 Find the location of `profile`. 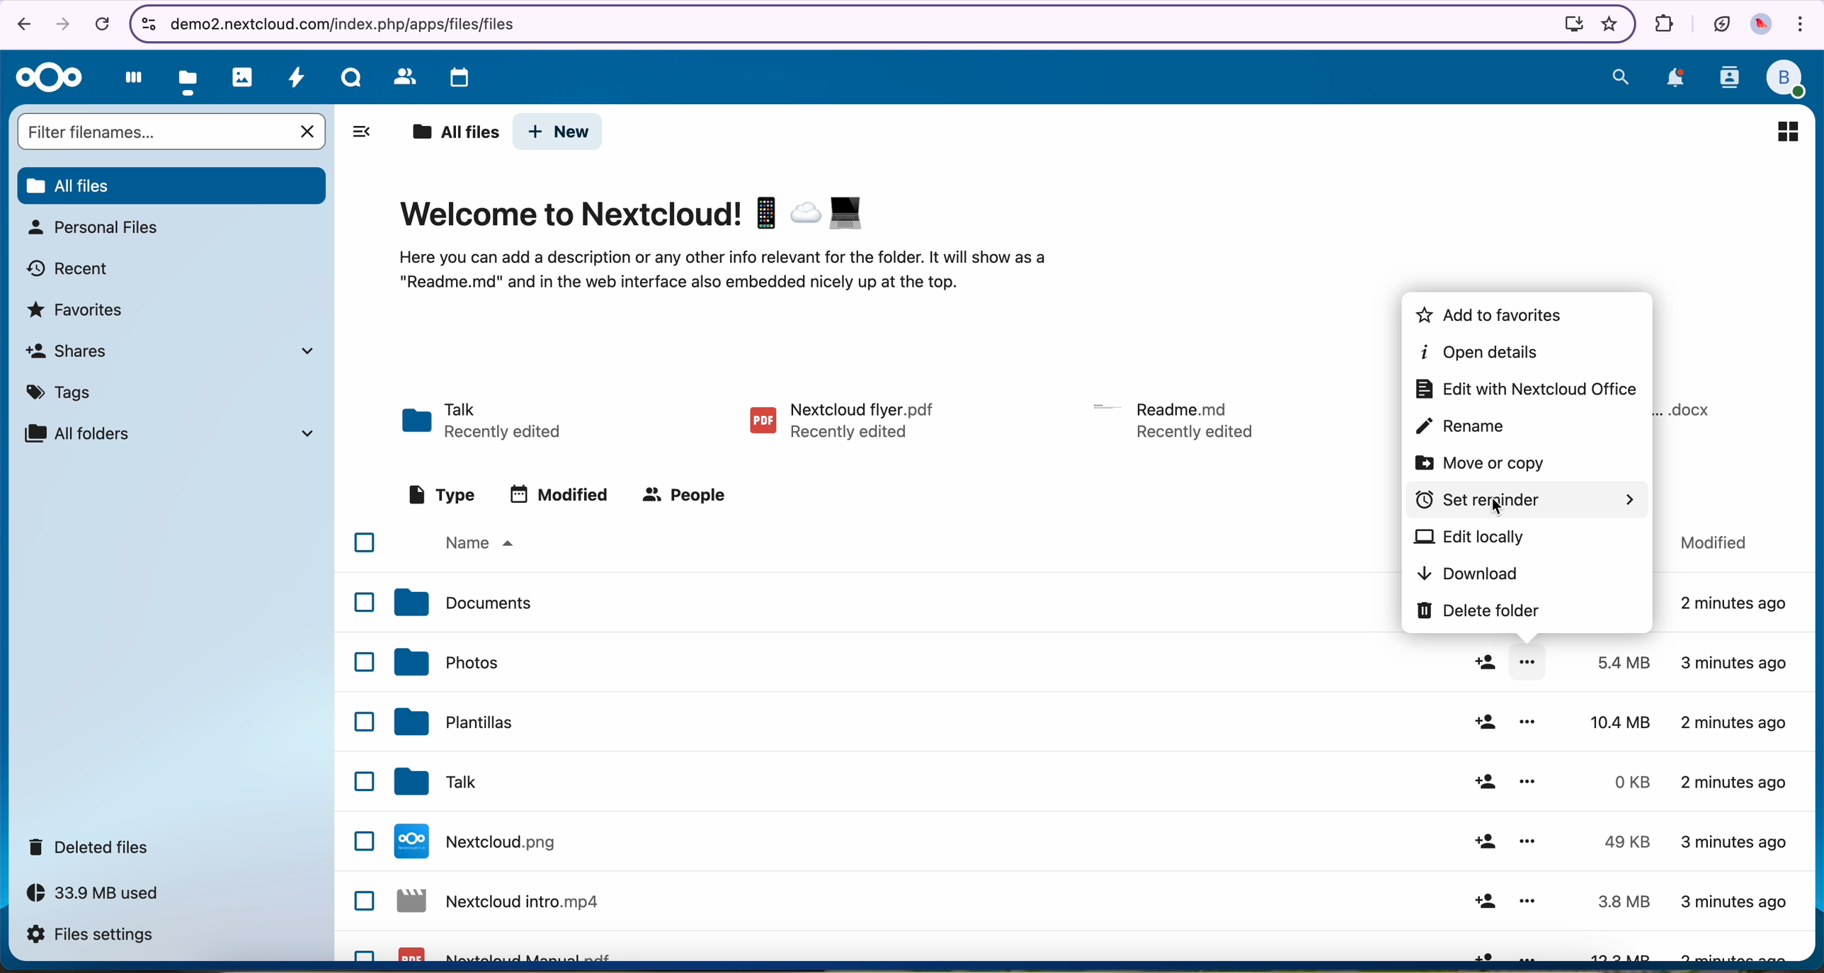

profile is located at coordinates (1789, 76).